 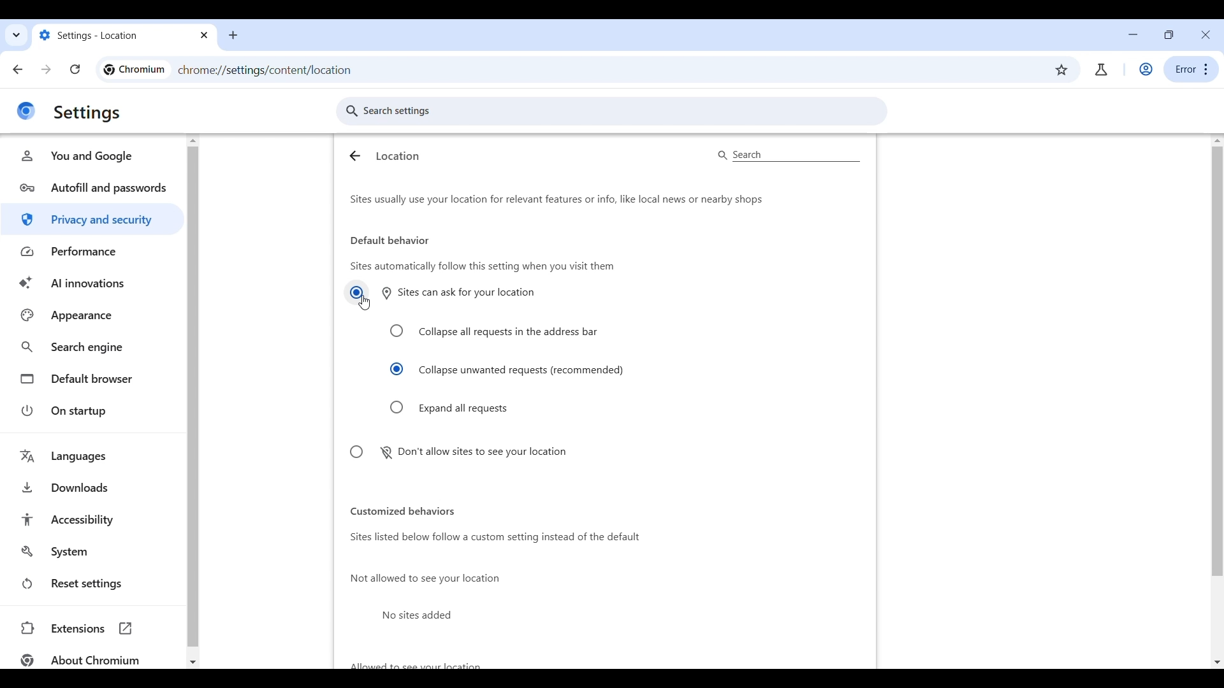 I want to click on Close , so click(x=1204, y=34).